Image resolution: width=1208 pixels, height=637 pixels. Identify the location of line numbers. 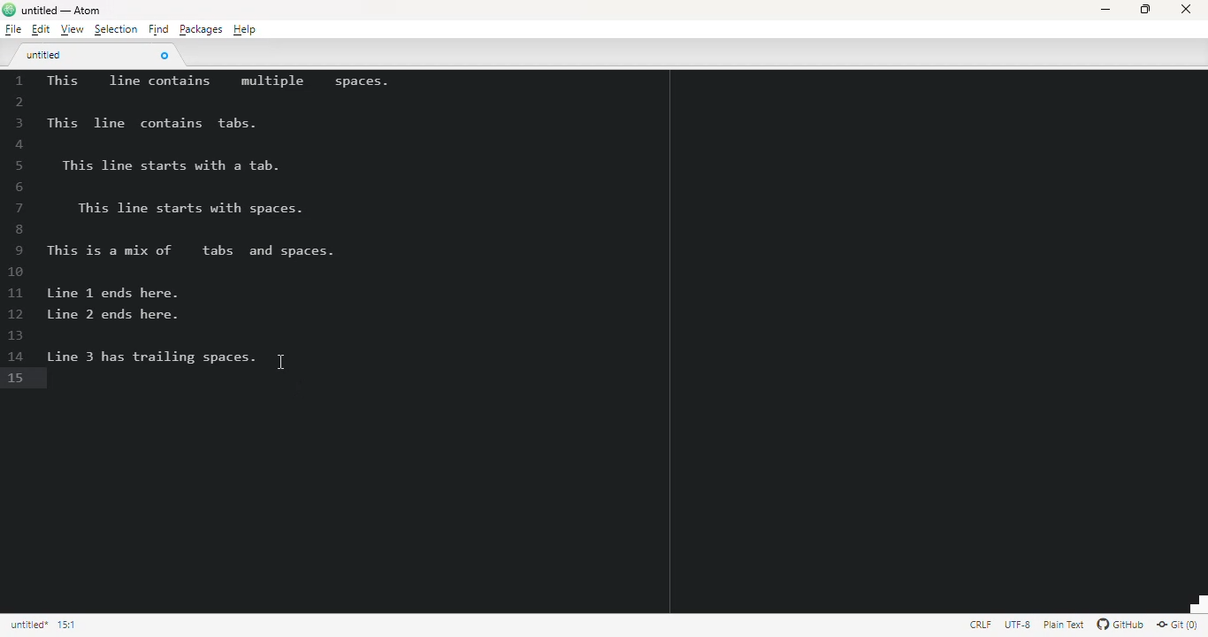
(18, 230).